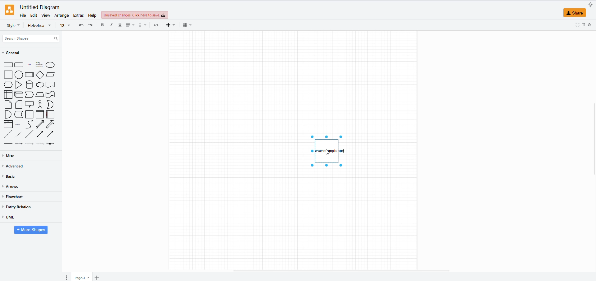 This screenshot has width=596, height=281. What do you see at coordinates (19, 105) in the screenshot?
I see `card` at bounding box center [19, 105].